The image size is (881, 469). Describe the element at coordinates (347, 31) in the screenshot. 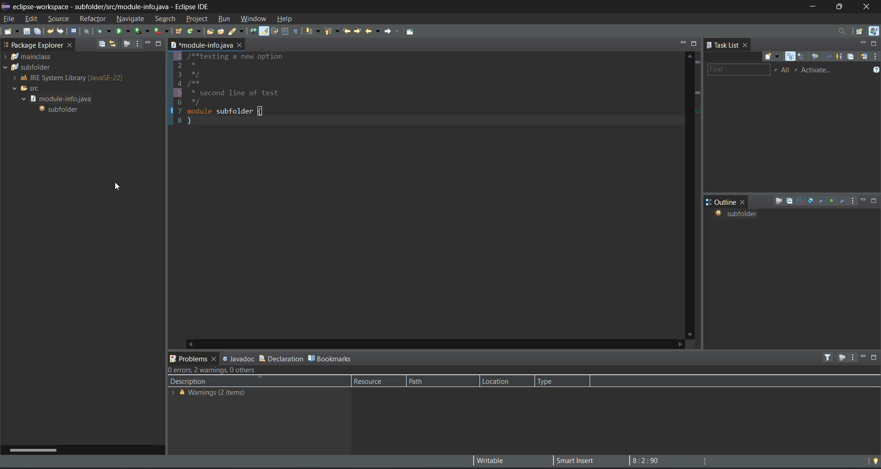

I see `previous edit location` at that location.